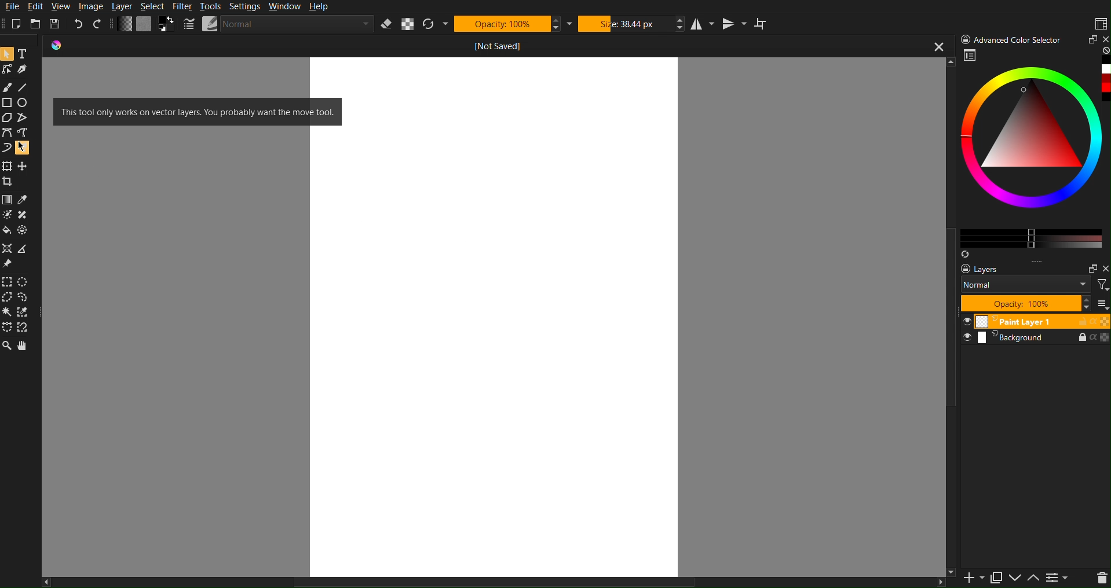 Image resolution: width=1111 pixels, height=588 pixels. I want to click on Image, so click(92, 6).